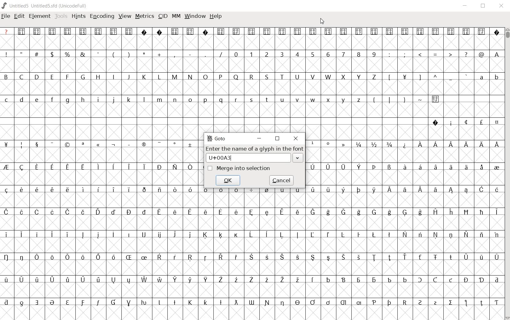 Image resolution: width=510 pixels, height=320 pixels. I want to click on SCROLLBAR, so click(507, 173).